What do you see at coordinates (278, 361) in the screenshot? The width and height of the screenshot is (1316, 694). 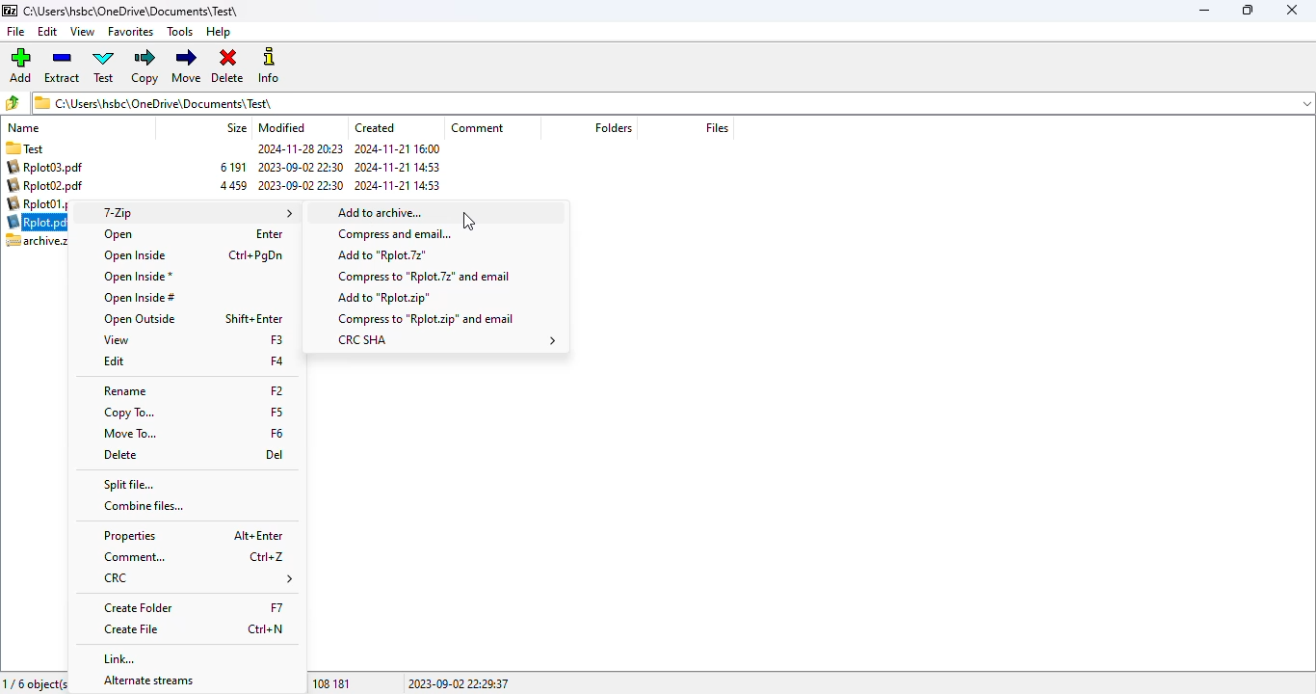 I see `shortcut for edit` at bounding box center [278, 361].